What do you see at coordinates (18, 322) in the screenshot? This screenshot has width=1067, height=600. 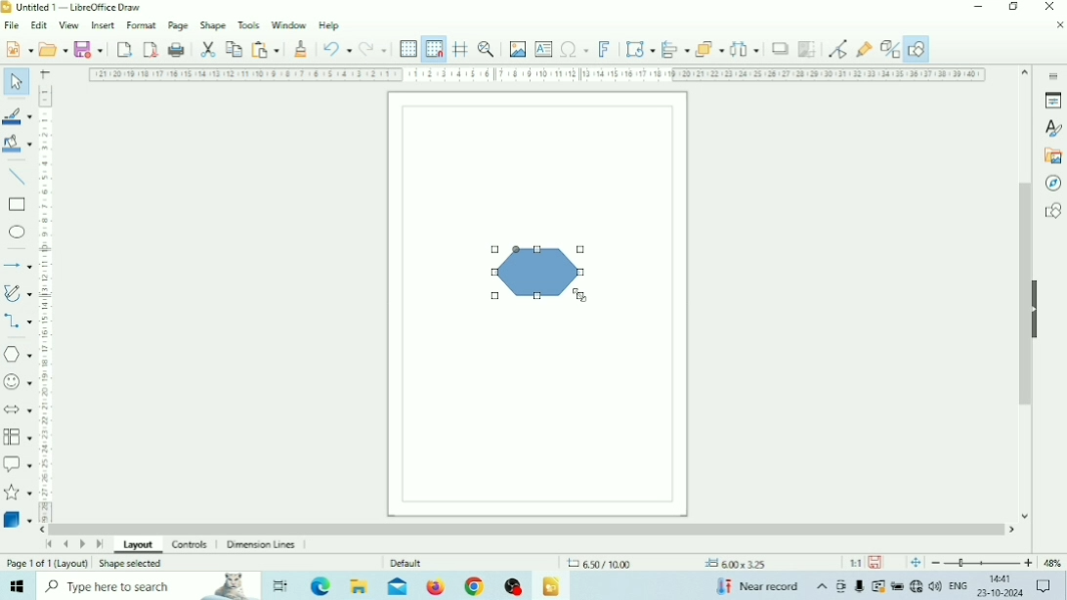 I see `Connectors` at bounding box center [18, 322].